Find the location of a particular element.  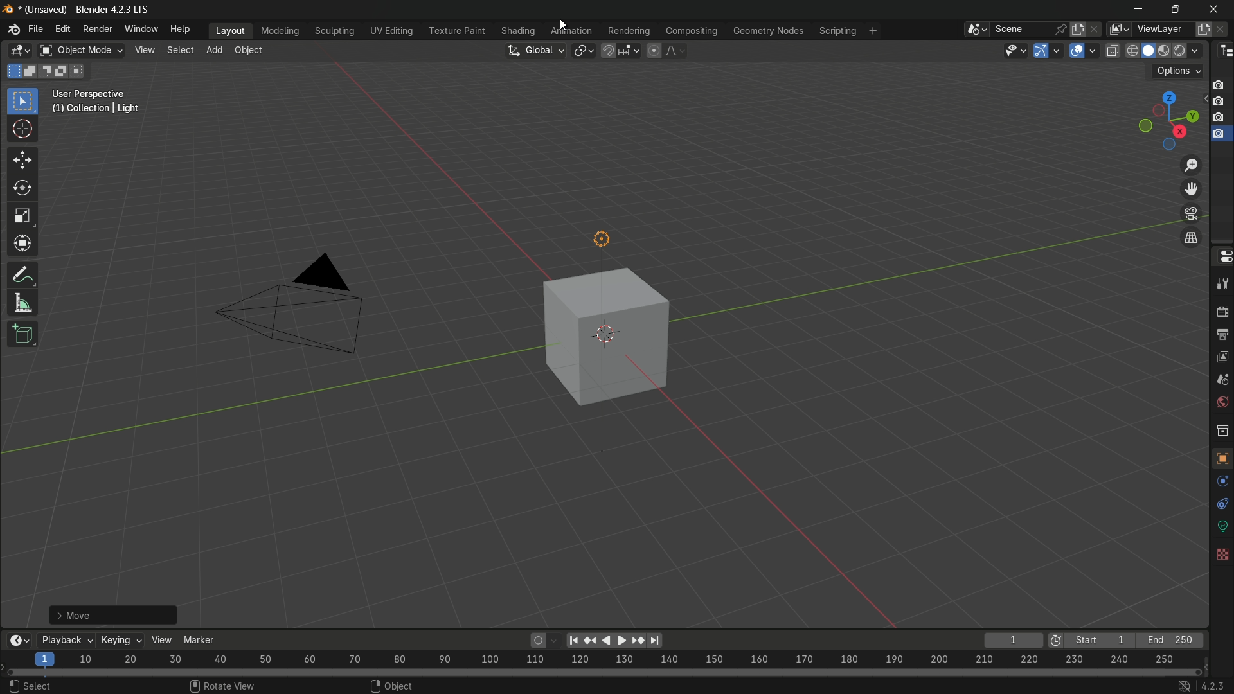

view layer name is located at coordinates (1161, 29).